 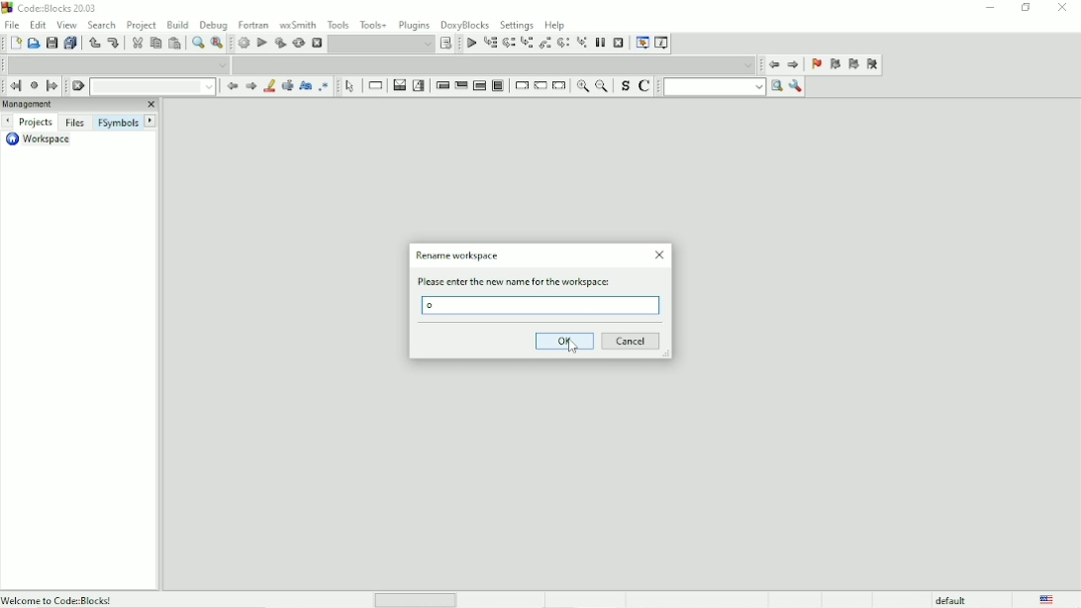 What do you see at coordinates (117, 123) in the screenshot?
I see `FSymbols` at bounding box center [117, 123].